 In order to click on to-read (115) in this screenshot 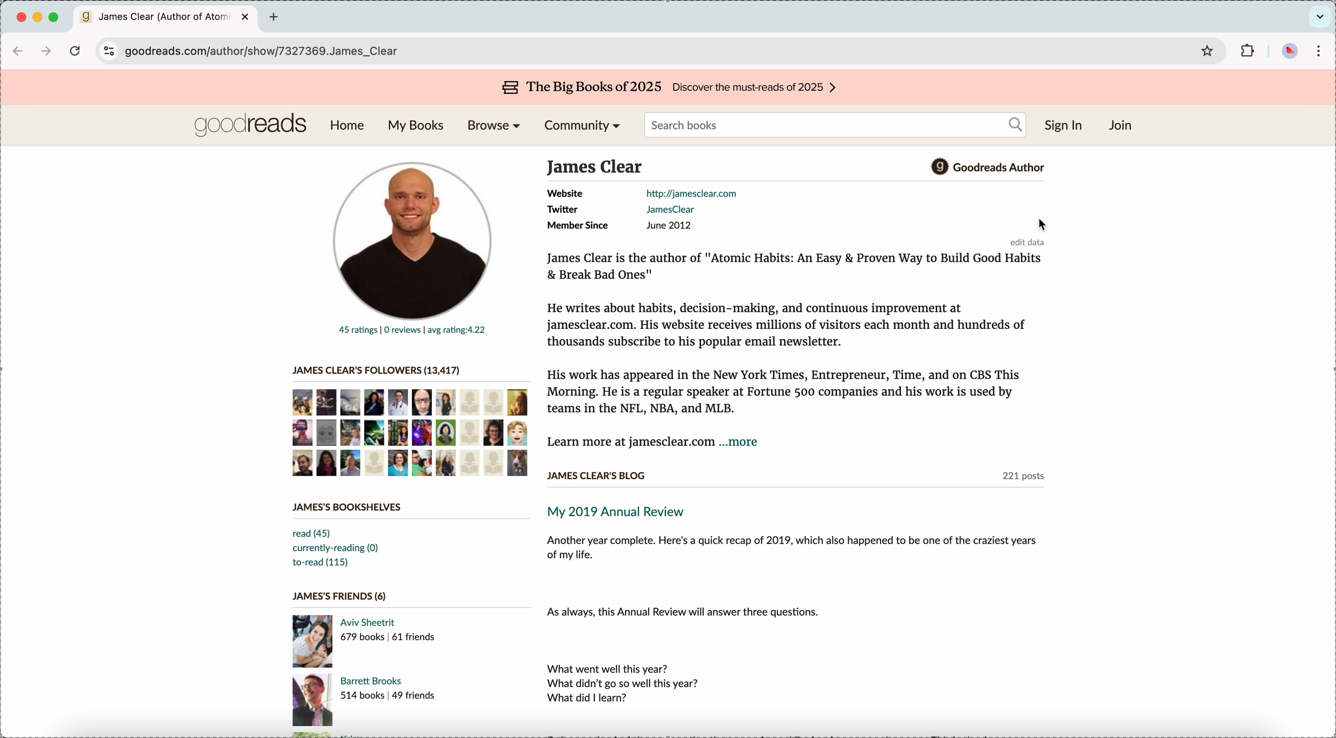, I will do `click(319, 563)`.